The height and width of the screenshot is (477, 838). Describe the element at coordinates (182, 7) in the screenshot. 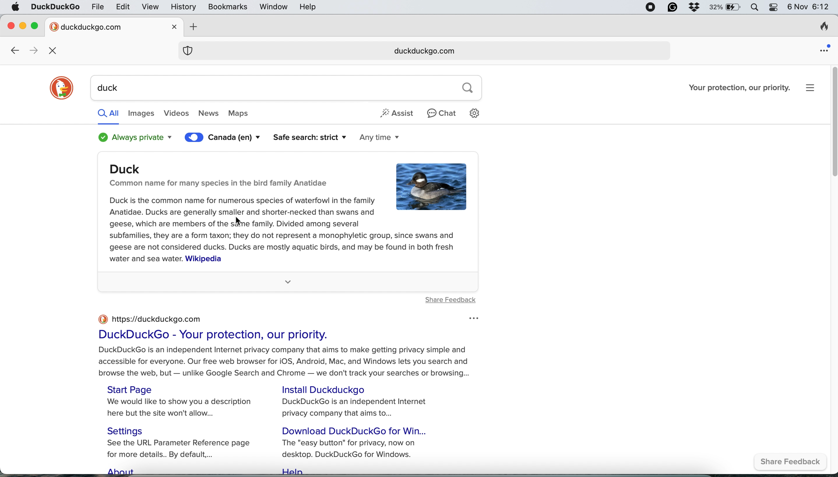

I see `history` at that location.